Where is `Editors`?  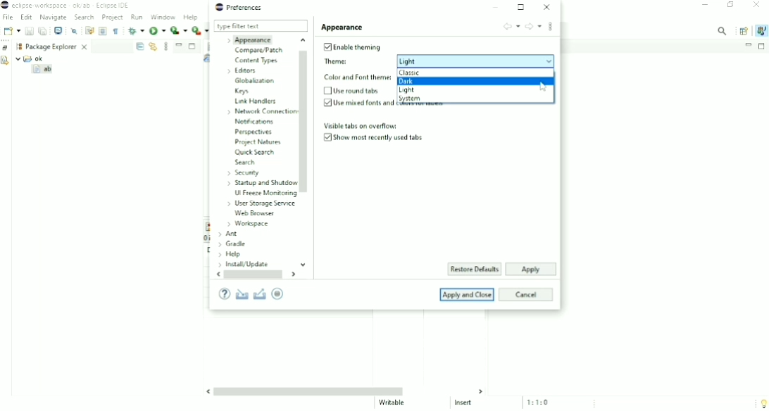
Editors is located at coordinates (244, 70).